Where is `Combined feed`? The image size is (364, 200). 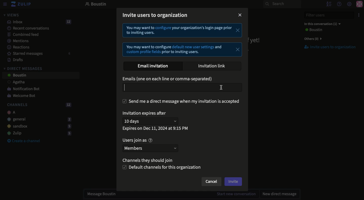 Combined feed is located at coordinates (20, 34).